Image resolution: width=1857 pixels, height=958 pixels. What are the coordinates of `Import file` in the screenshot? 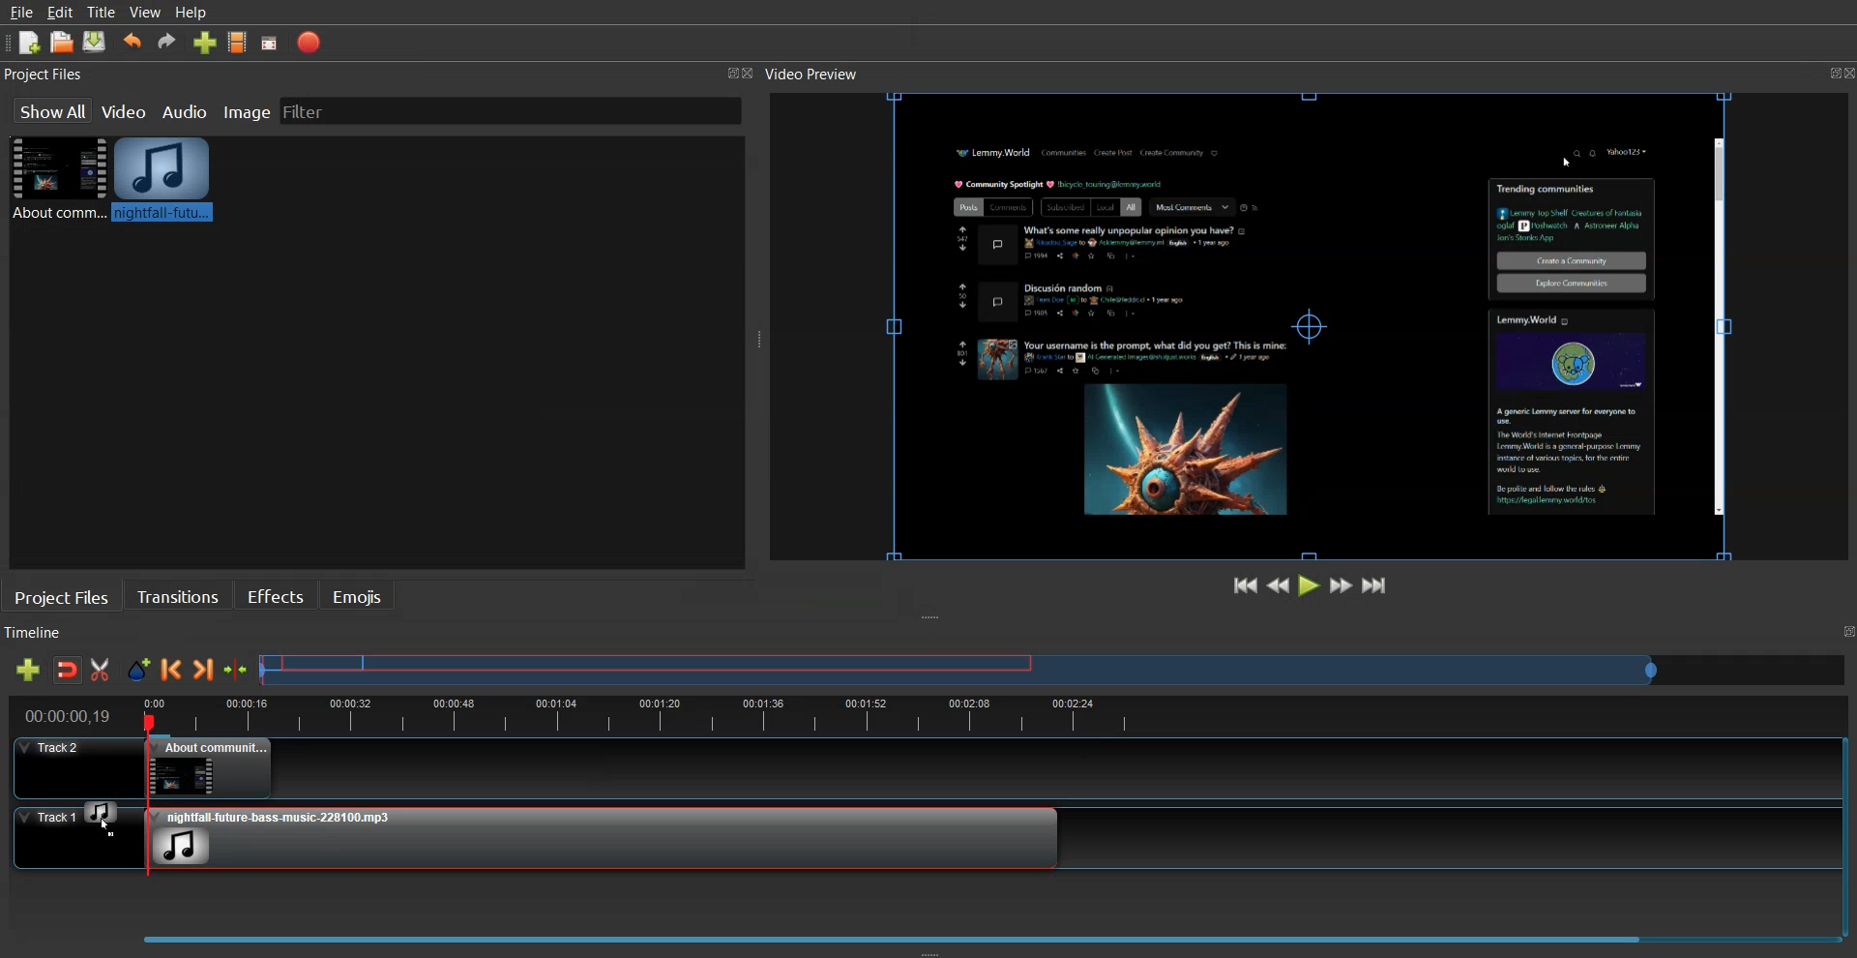 It's located at (206, 42).